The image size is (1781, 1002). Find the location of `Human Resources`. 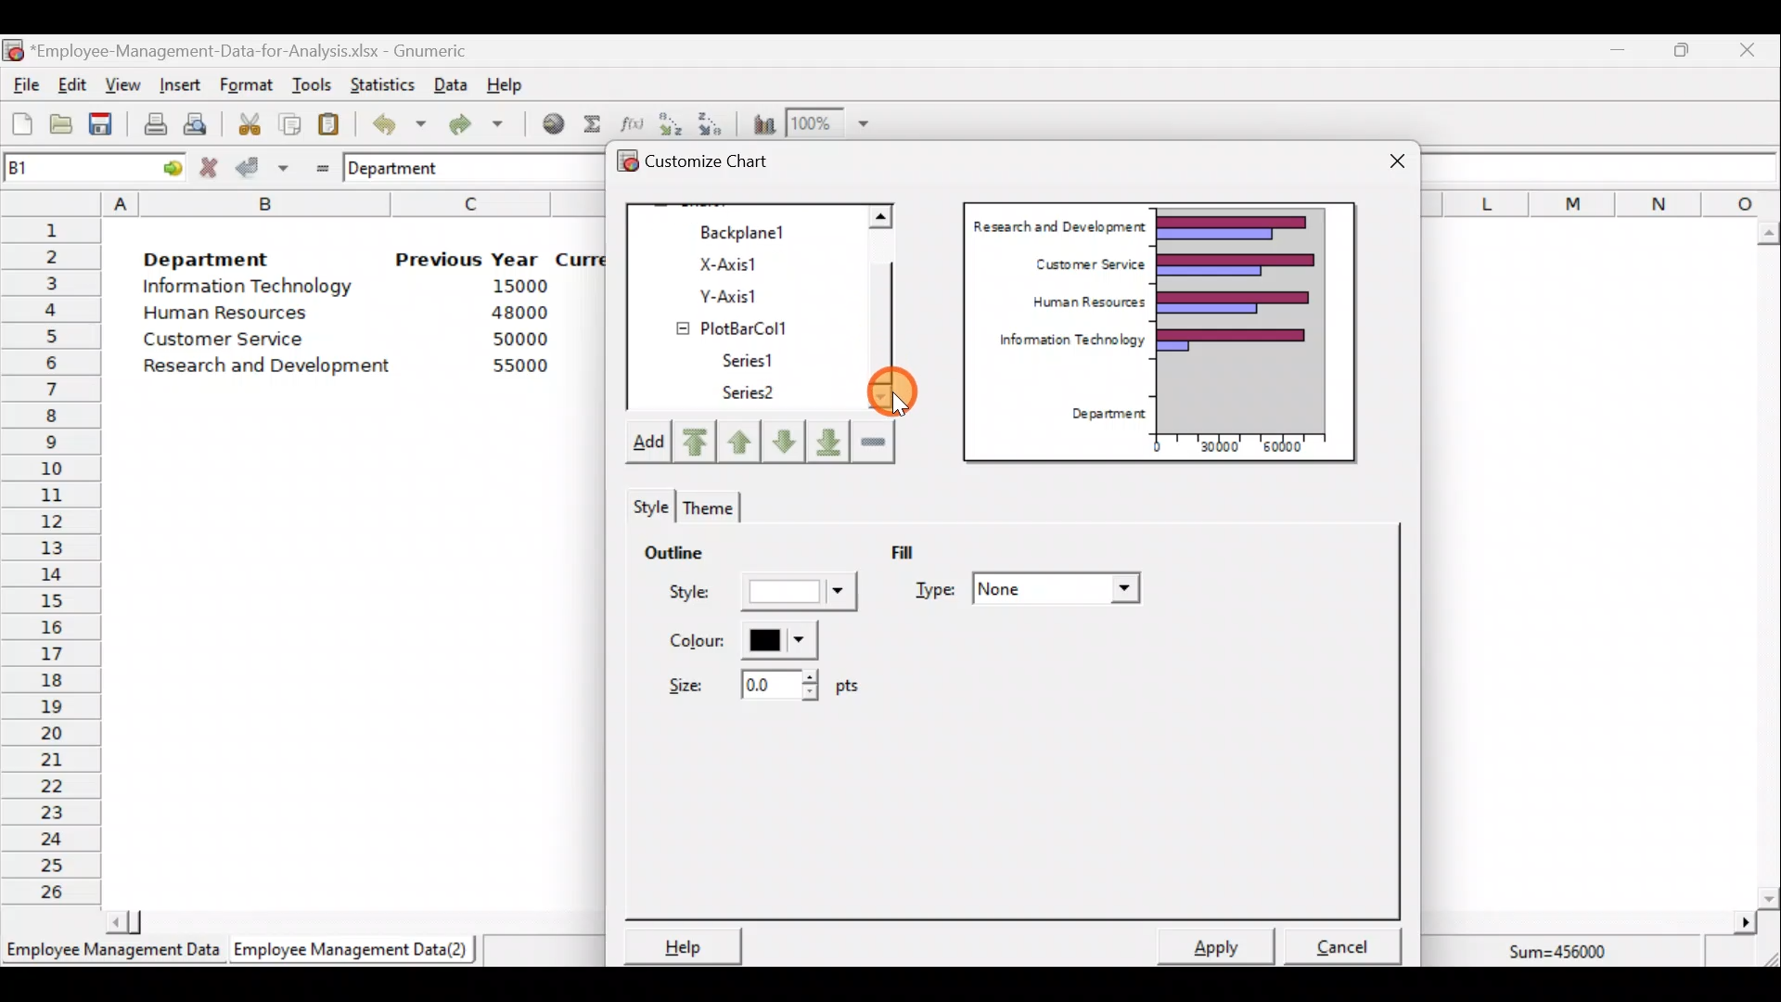

Human Resources is located at coordinates (235, 315).